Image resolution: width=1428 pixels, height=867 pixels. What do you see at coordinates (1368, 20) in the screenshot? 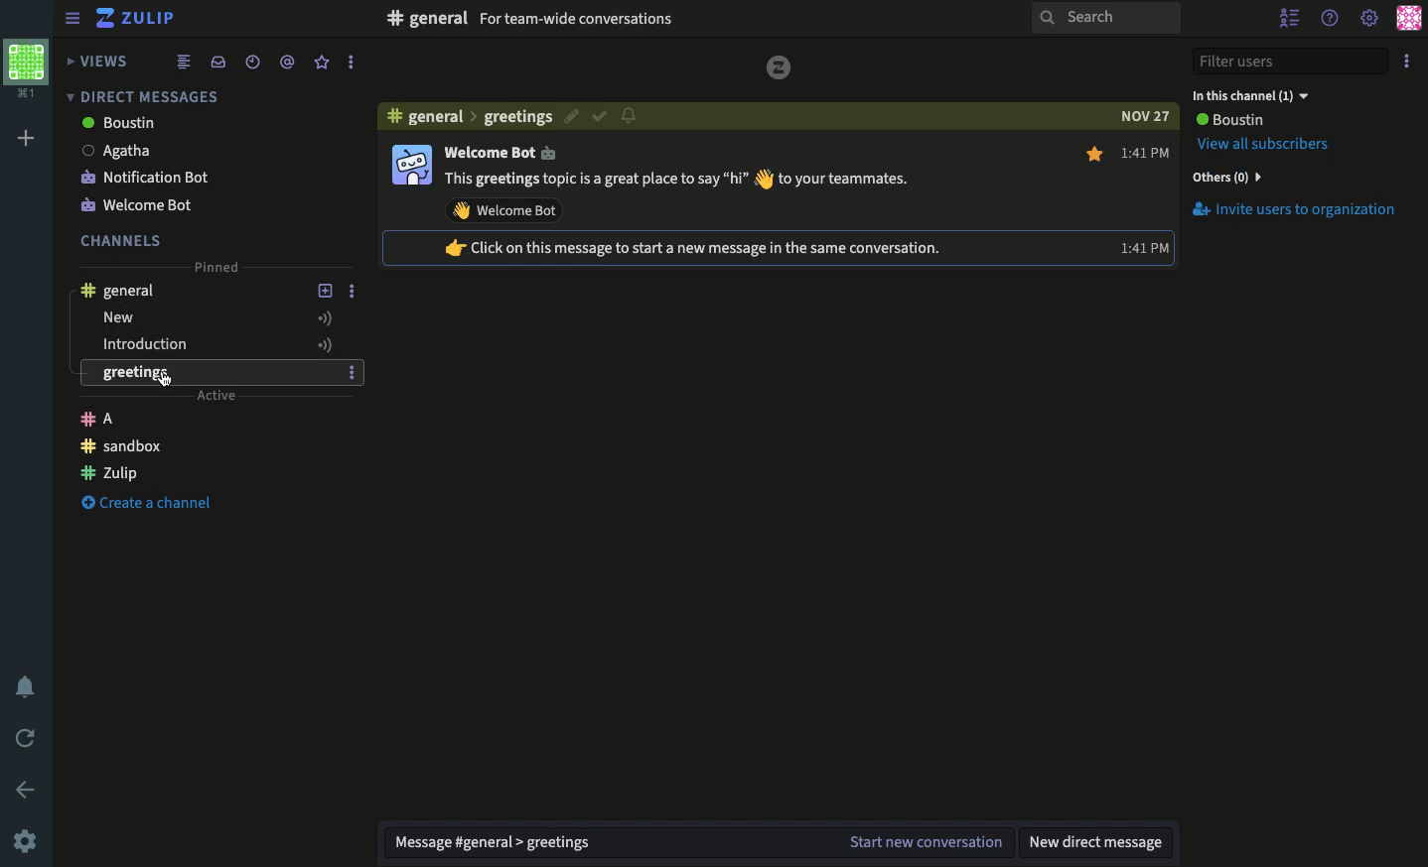
I see `Settings ` at bounding box center [1368, 20].